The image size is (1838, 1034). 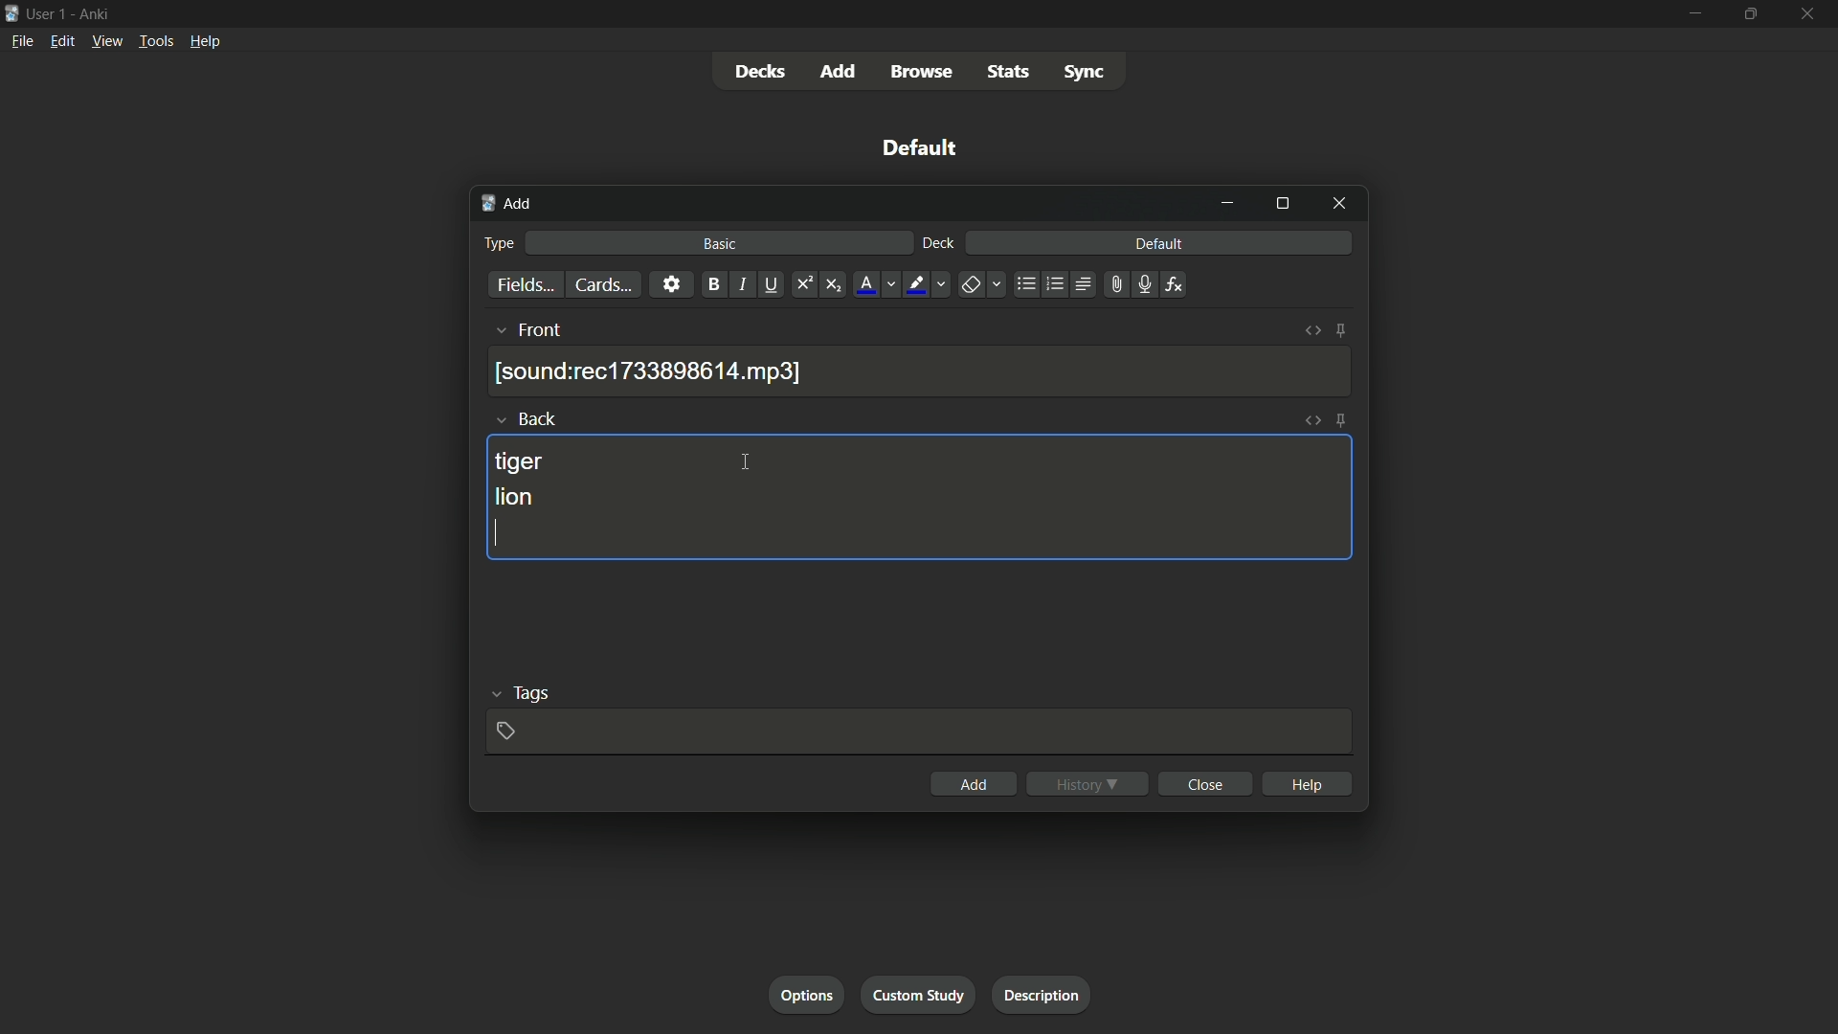 What do you see at coordinates (1693, 13) in the screenshot?
I see `minimize` at bounding box center [1693, 13].